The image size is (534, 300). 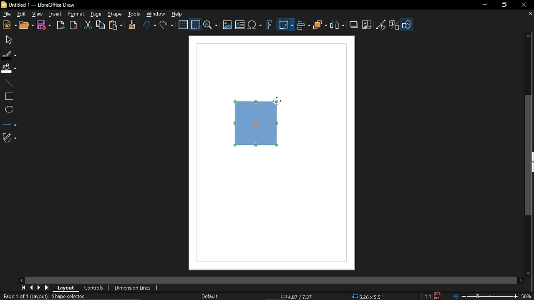 I want to click on Previous page, so click(x=31, y=287).